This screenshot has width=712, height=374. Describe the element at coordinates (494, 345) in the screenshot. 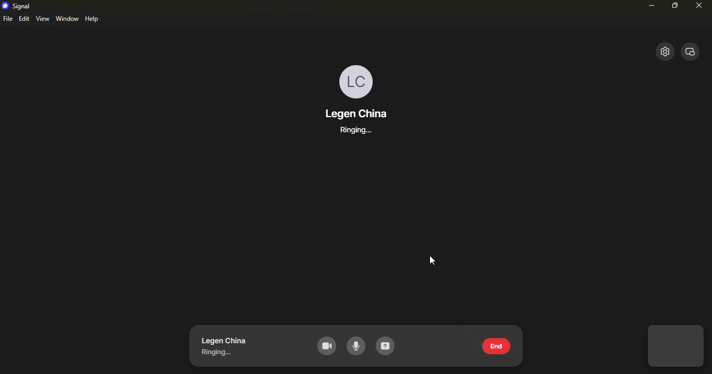

I see `end` at that location.